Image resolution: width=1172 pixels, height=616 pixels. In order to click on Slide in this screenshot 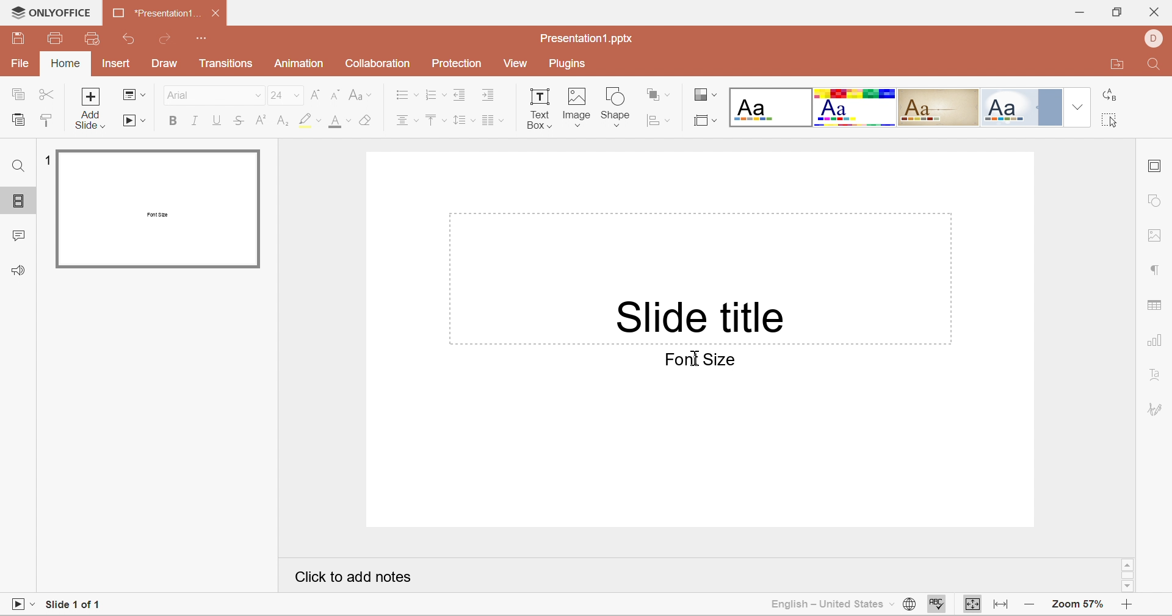, I will do `click(159, 209)`.